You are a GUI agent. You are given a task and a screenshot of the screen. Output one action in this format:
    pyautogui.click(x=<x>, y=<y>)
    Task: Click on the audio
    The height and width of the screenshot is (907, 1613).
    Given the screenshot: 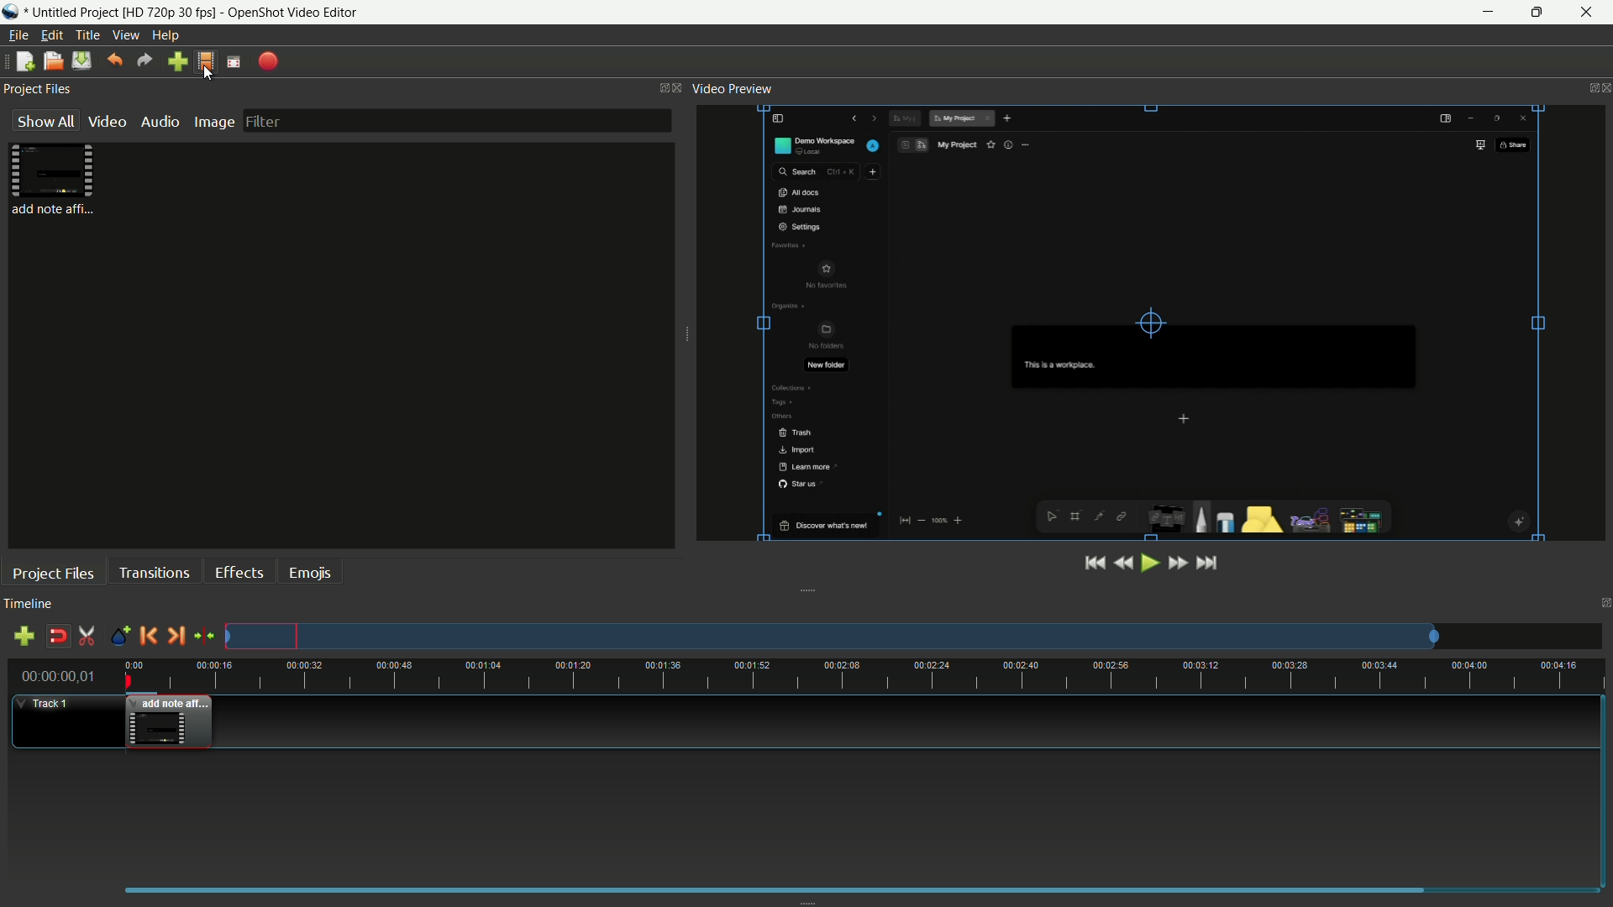 What is the action you would take?
    pyautogui.click(x=159, y=123)
    